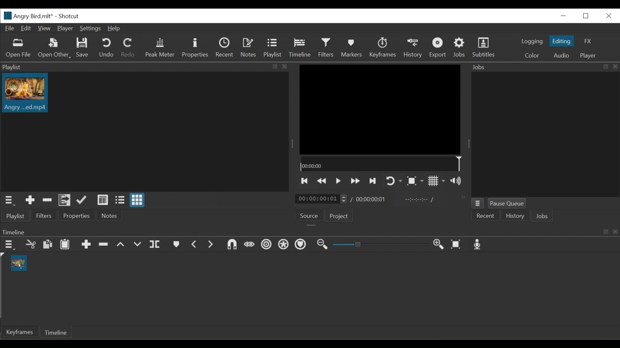 The height and width of the screenshot is (348, 620). Describe the element at coordinates (372, 200) in the screenshot. I see `Total Duration` at that location.